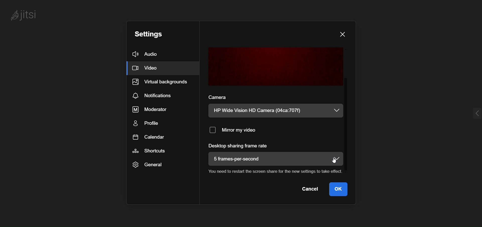 This screenshot has height=227, width=482. Describe the element at coordinates (218, 96) in the screenshot. I see `camera` at that location.